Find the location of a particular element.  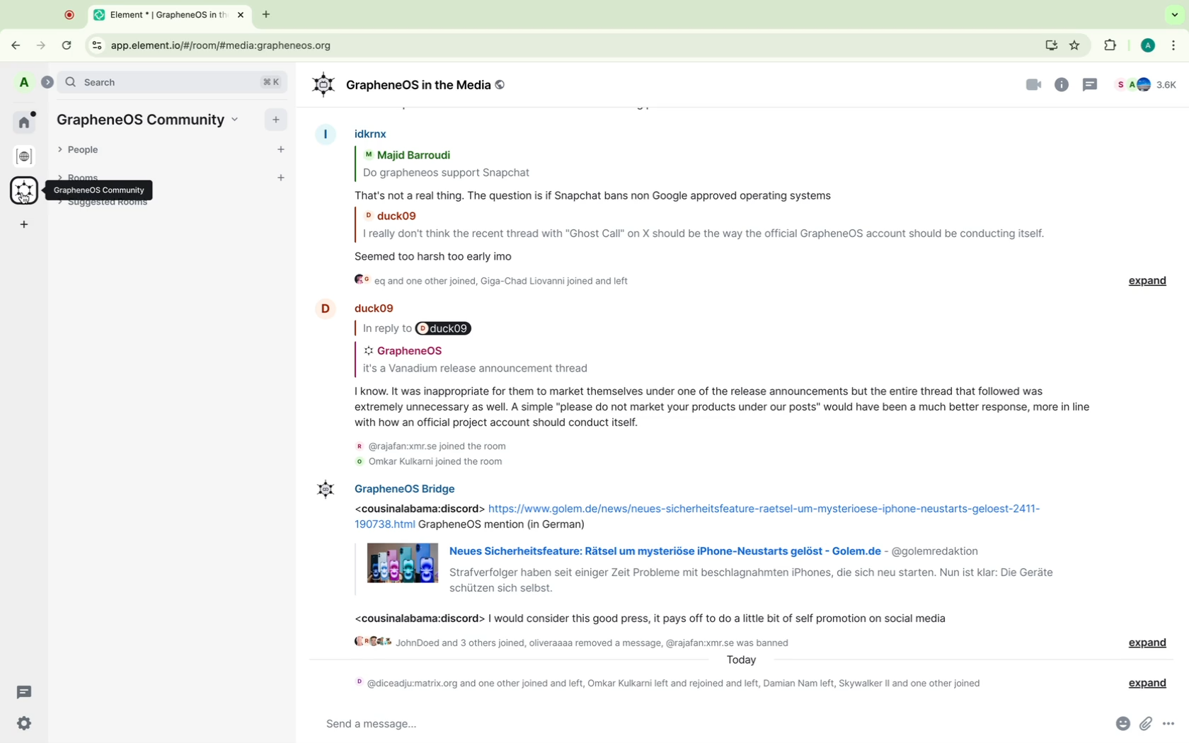

expand is located at coordinates (46, 81).